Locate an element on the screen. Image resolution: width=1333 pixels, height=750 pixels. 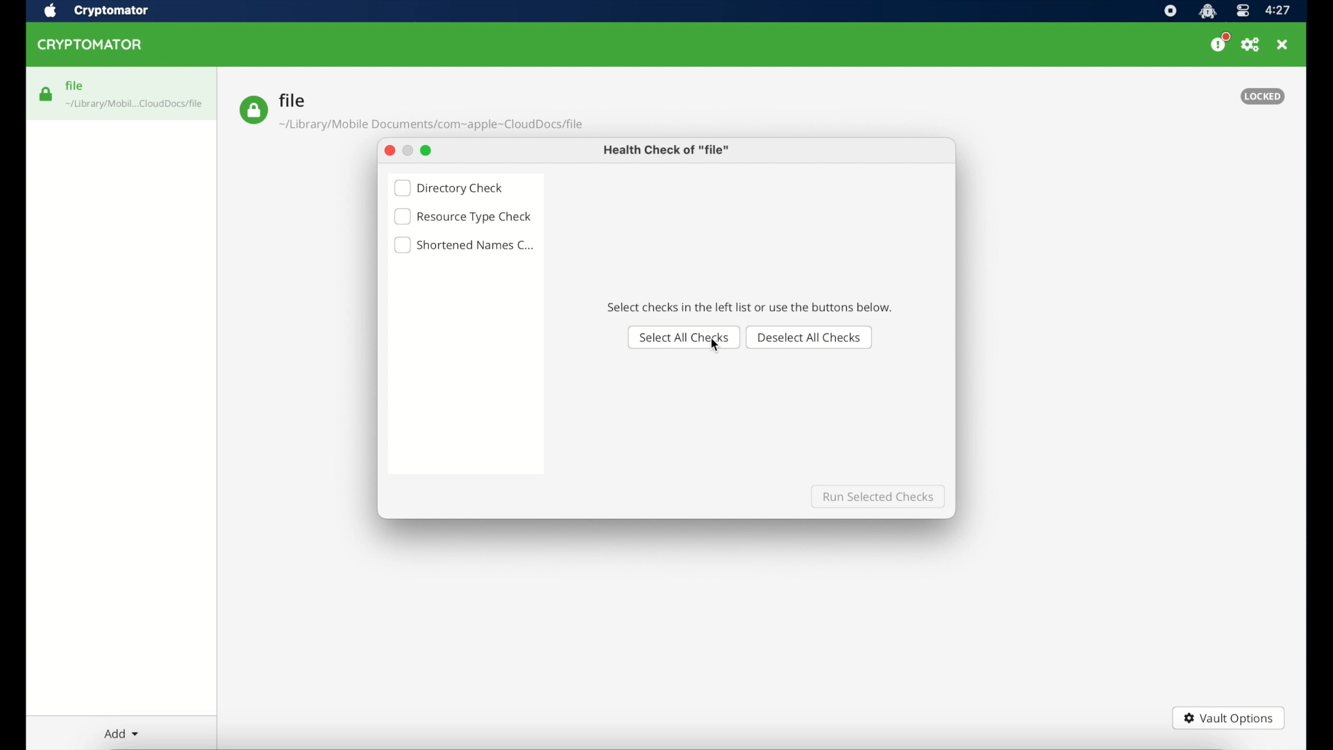
screen recorder icon is located at coordinates (1170, 11).